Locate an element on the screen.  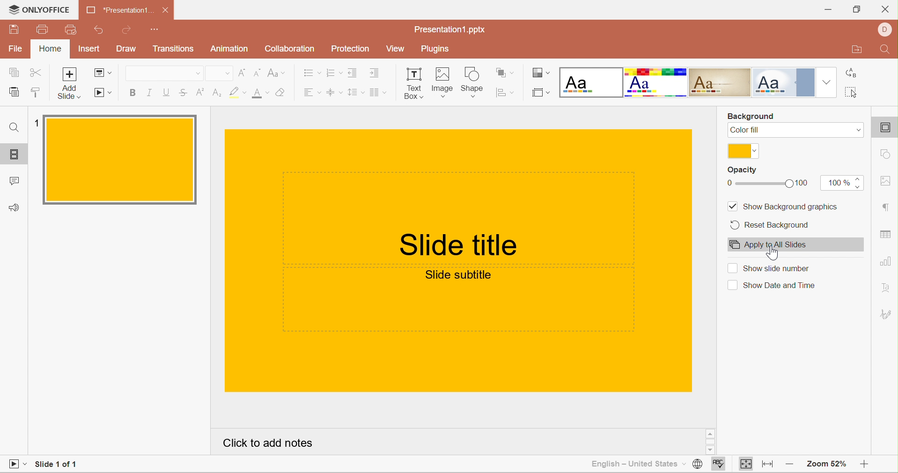
Undo is located at coordinates (100, 31).